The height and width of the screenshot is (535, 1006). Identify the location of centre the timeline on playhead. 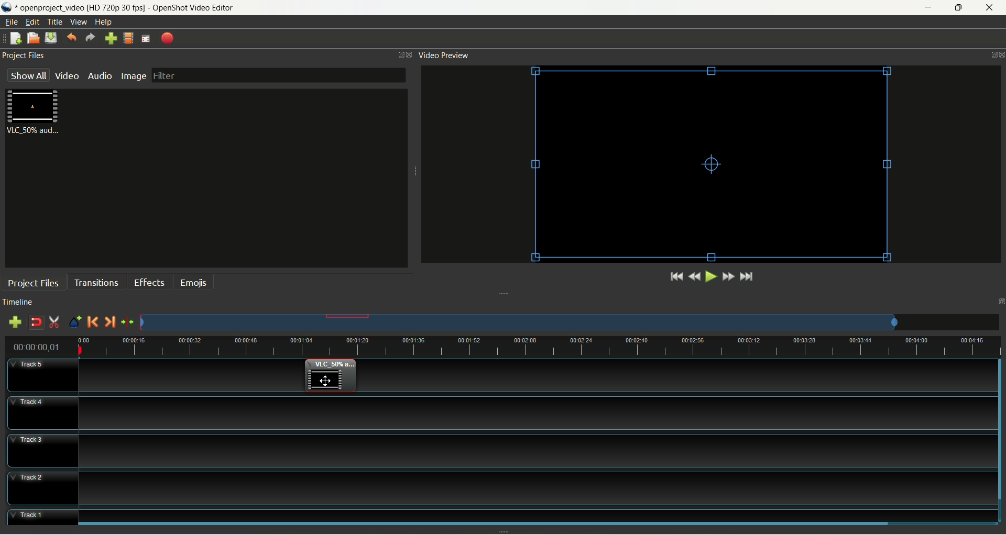
(127, 322).